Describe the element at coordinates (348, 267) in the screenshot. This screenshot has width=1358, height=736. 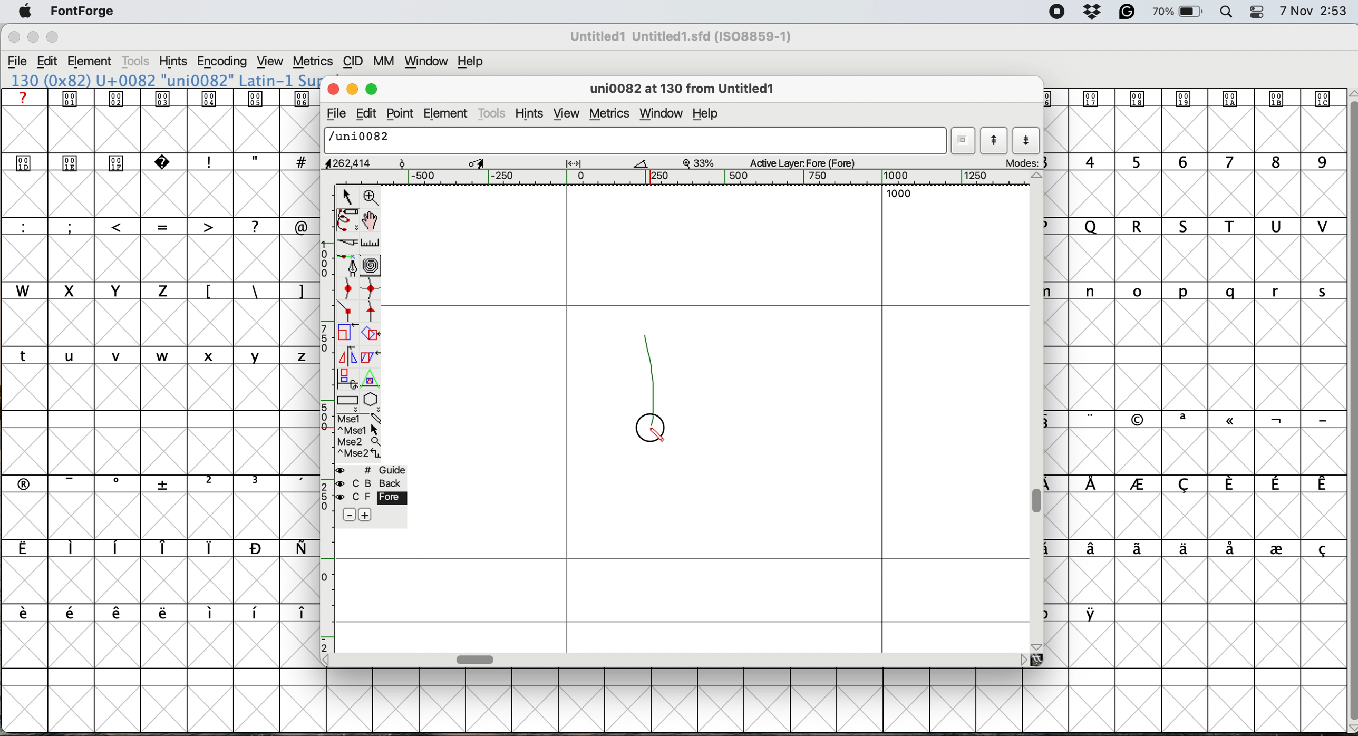
I see `add a point then drag out its control points` at that location.